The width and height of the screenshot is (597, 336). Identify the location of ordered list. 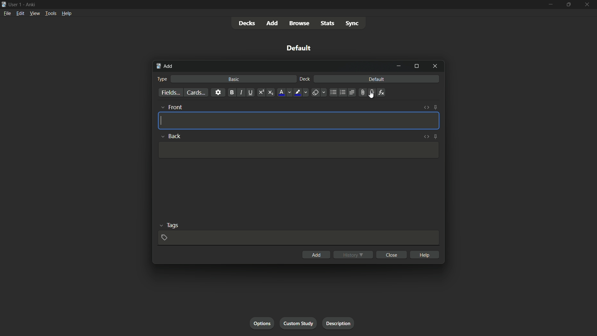
(342, 92).